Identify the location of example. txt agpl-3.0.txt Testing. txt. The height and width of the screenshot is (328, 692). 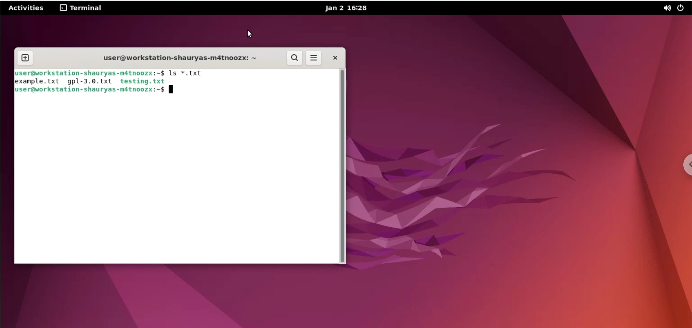
(90, 81).